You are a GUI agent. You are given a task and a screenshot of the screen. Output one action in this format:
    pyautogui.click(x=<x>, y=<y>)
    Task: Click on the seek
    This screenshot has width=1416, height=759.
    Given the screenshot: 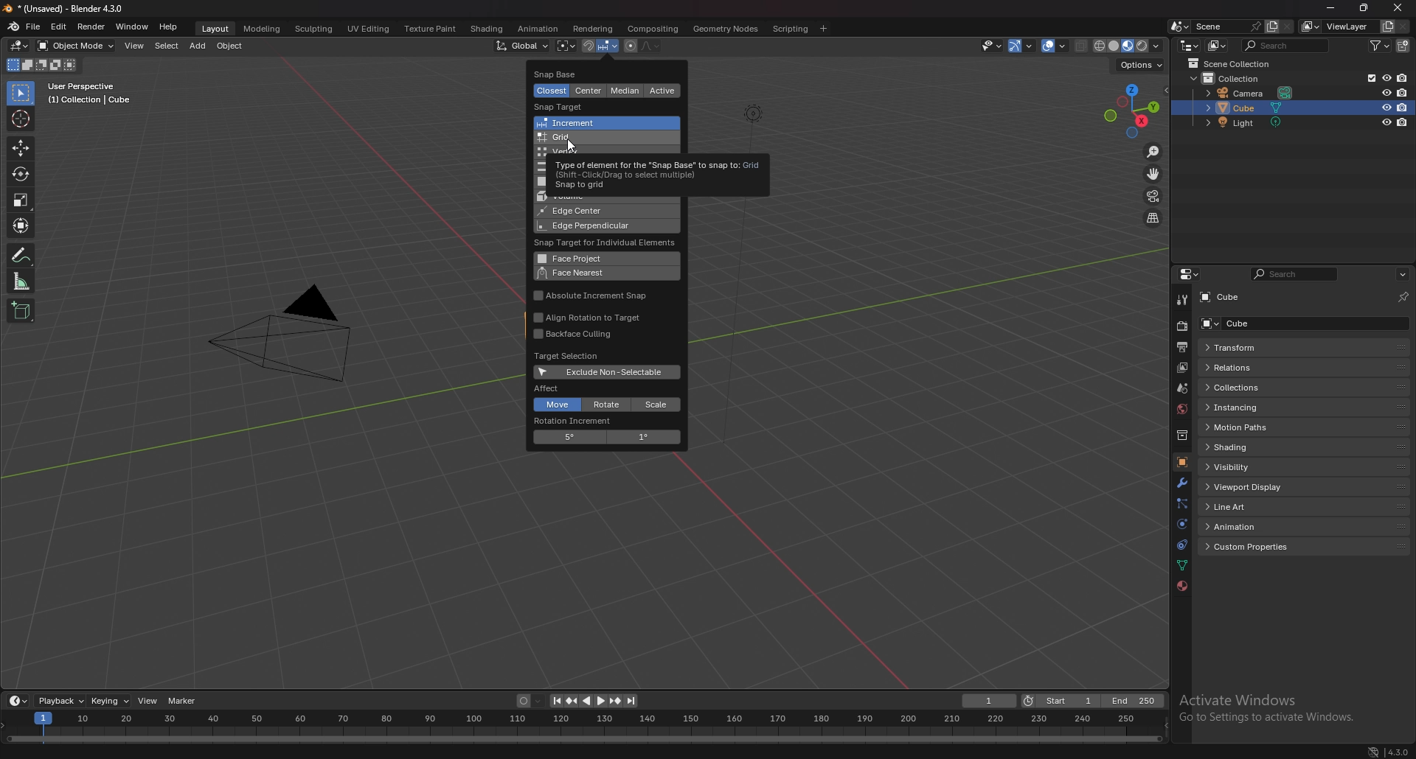 What is the action you would take?
    pyautogui.click(x=583, y=726)
    